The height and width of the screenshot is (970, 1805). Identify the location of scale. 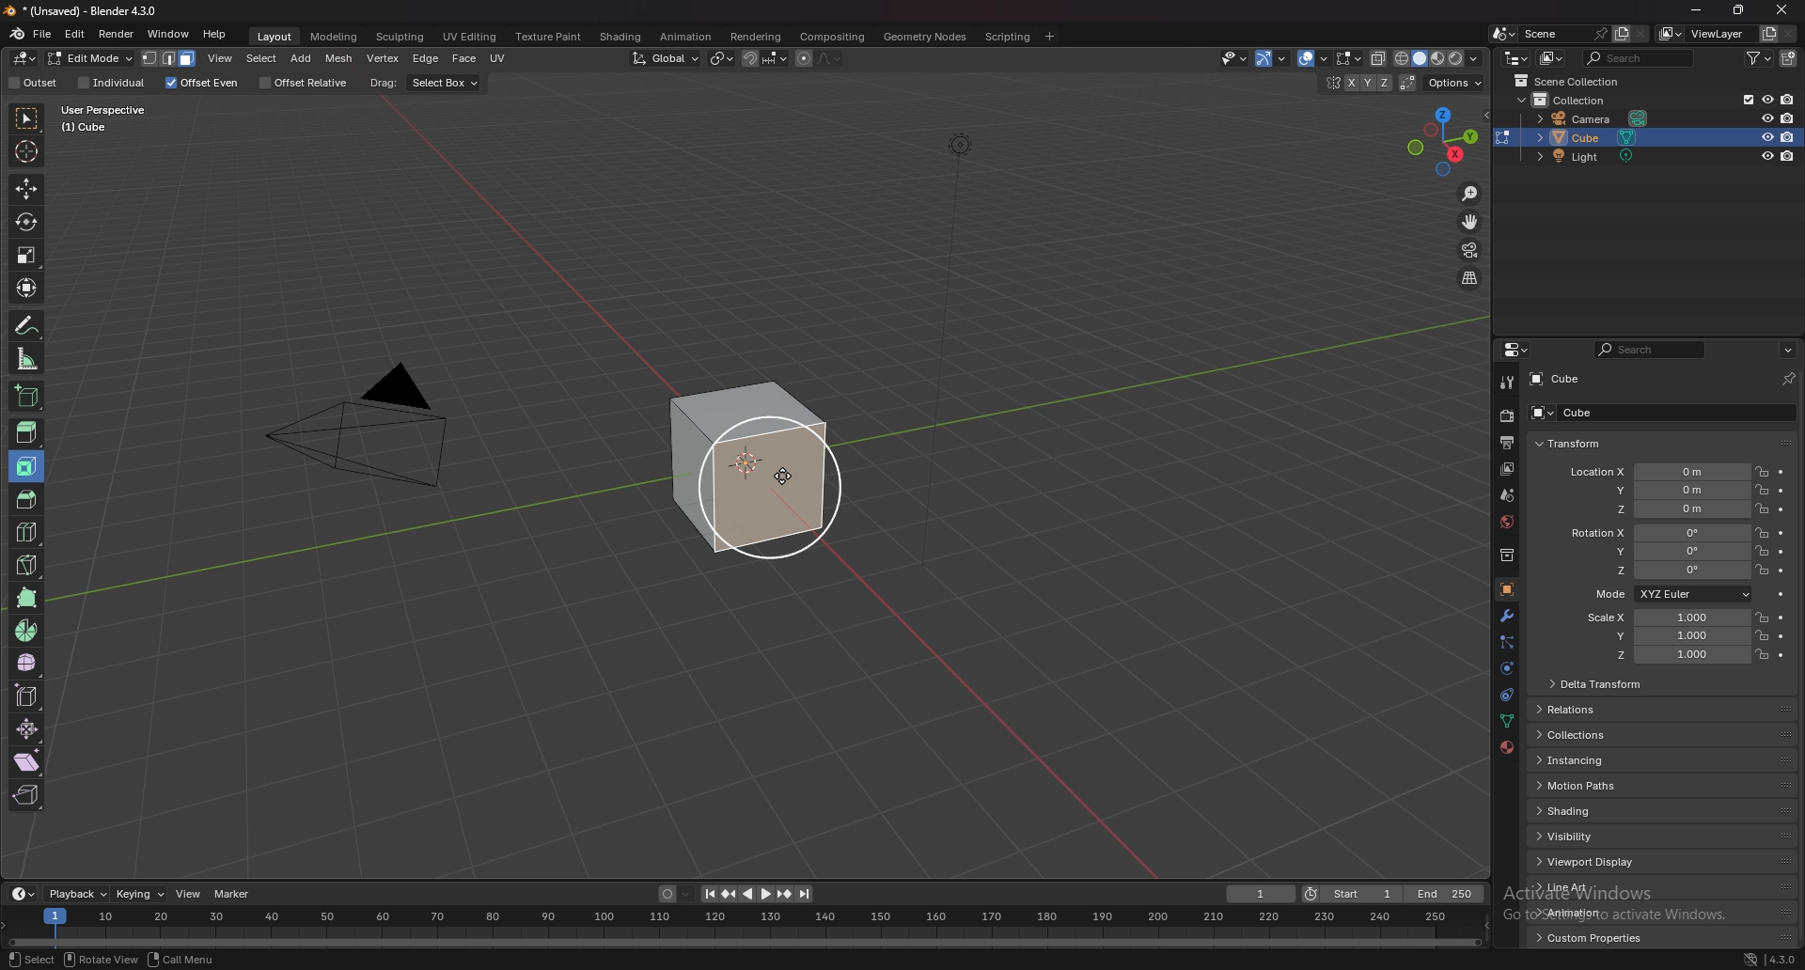
(26, 255).